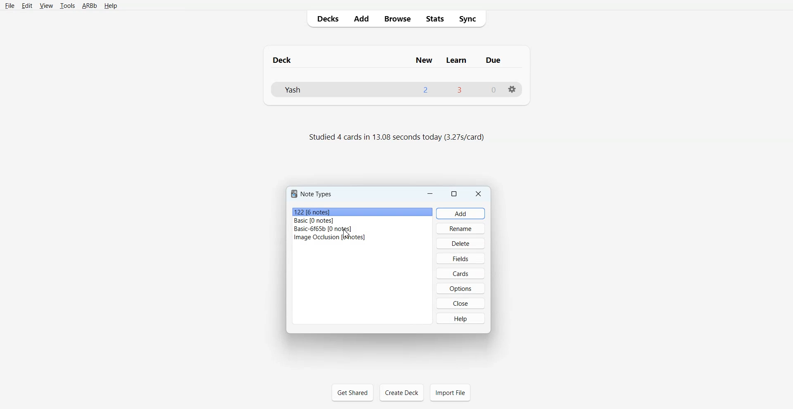 The width and height of the screenshot is (793, 409). Describe the element at coordinates (90, 6) in the screenshot. I see `ARBb` at that location.